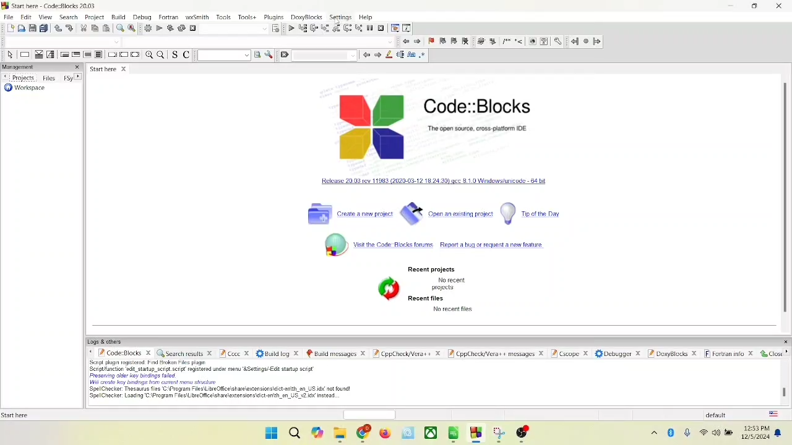 This screenshot has height=445, width=792. I want to click on clear, so click(282, 56).